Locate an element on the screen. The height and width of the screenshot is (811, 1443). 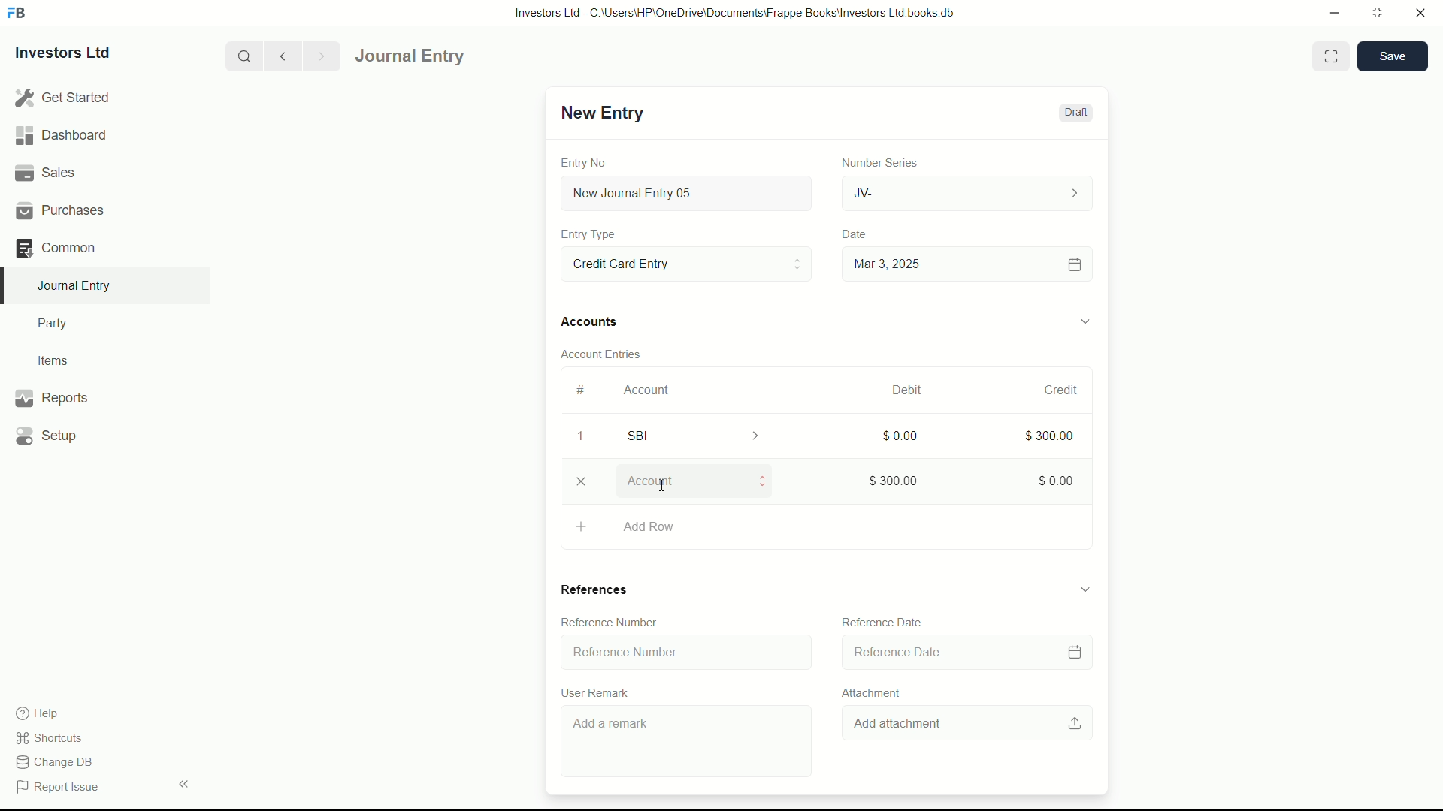
Reference Date is located at coordinates (962, 653).